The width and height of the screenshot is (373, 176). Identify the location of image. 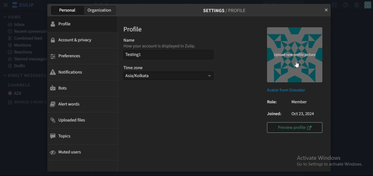
(295, 55).